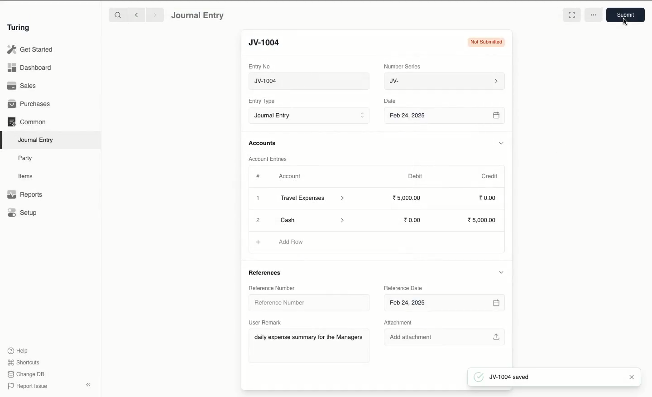 This screenshot has height=397, width=652. I want to click on New Journal Entry 01, so click(308, 81).